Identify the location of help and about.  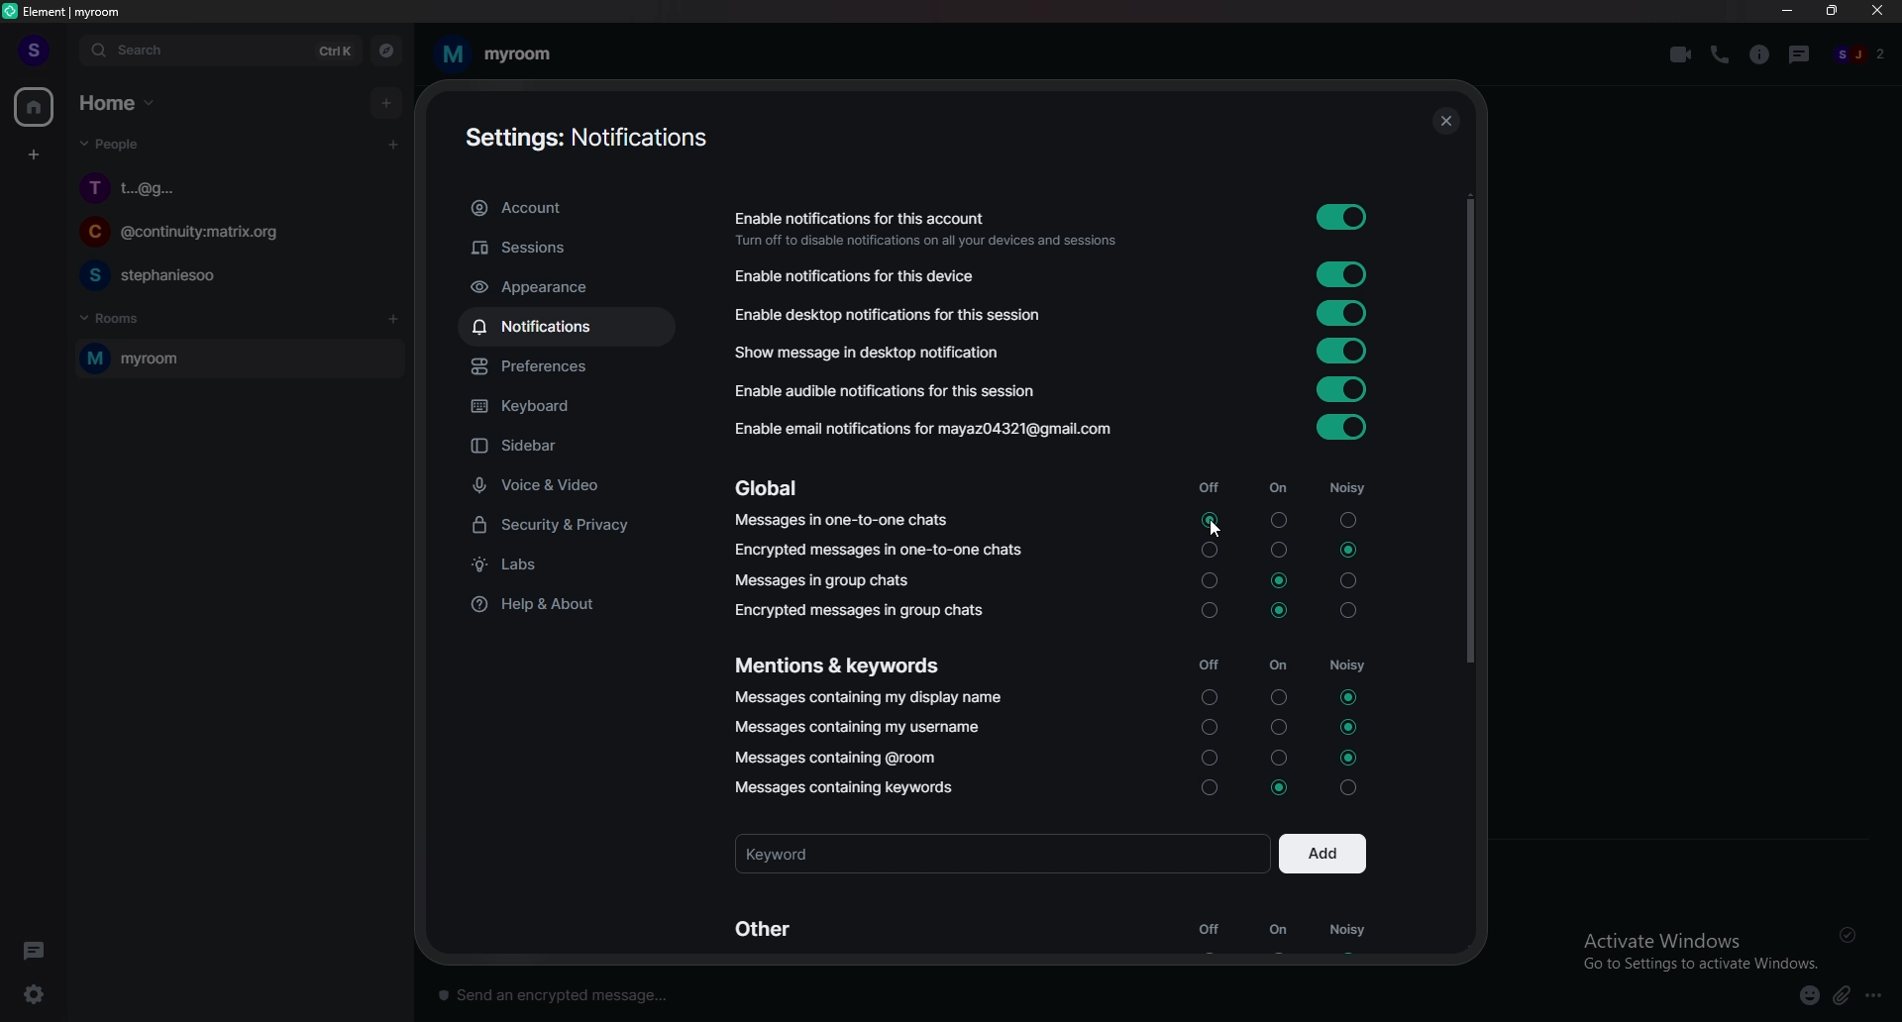
(566, 602).